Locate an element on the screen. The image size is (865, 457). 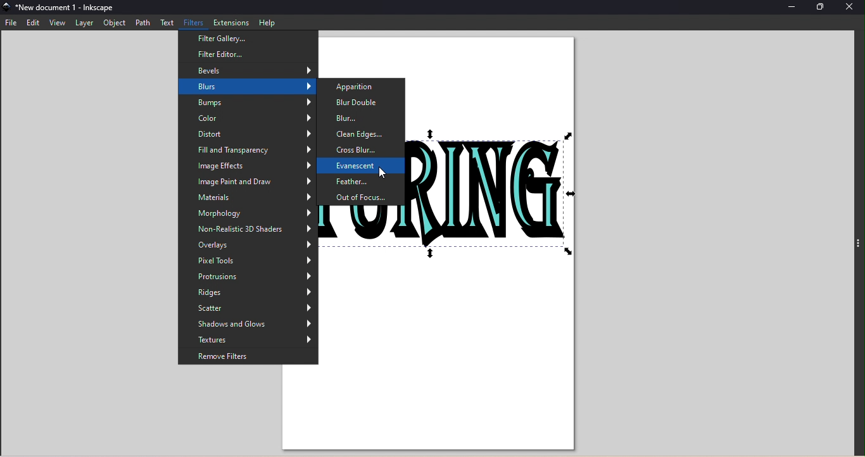
Overlays is located at coordinates (246, 244).